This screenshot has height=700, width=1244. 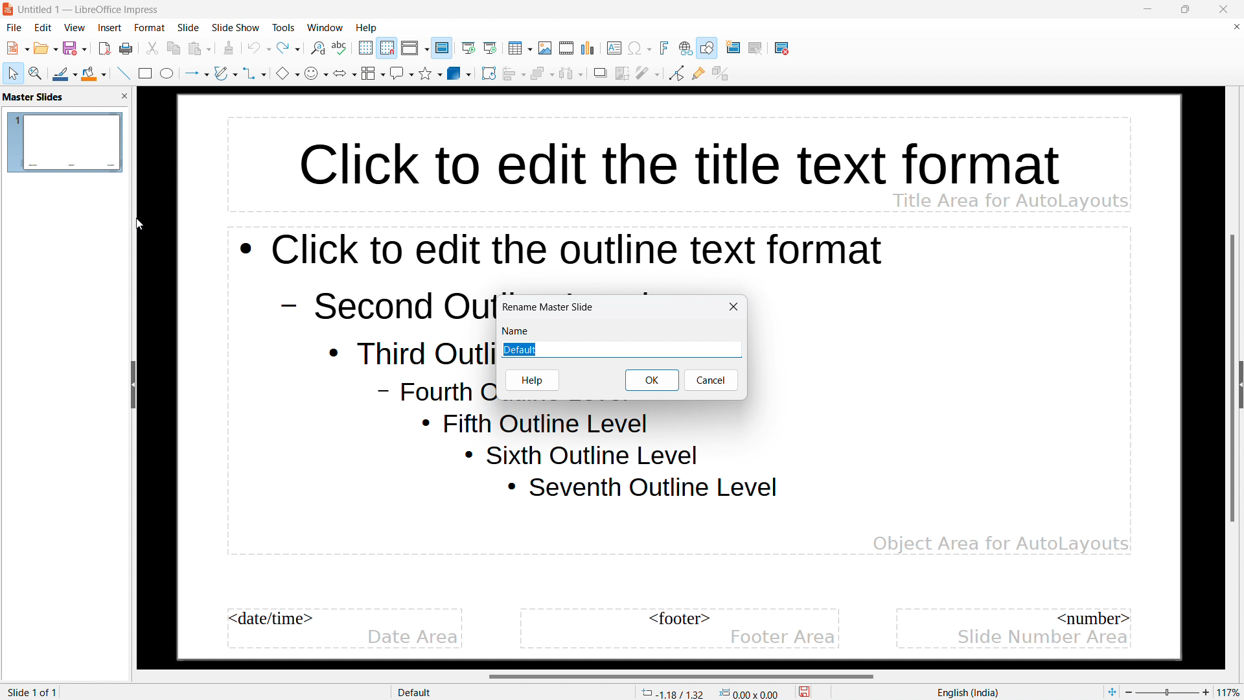 I want to click on open, so click(x=46, y=48).